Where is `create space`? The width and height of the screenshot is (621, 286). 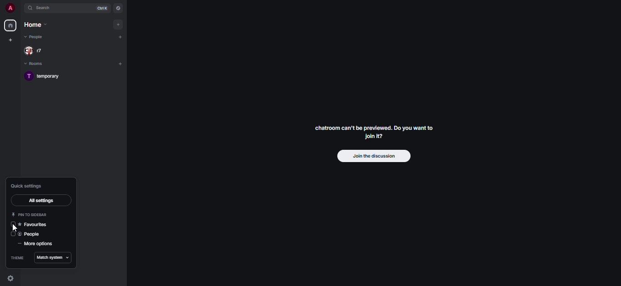 create space is located at coordinates (11, 39).